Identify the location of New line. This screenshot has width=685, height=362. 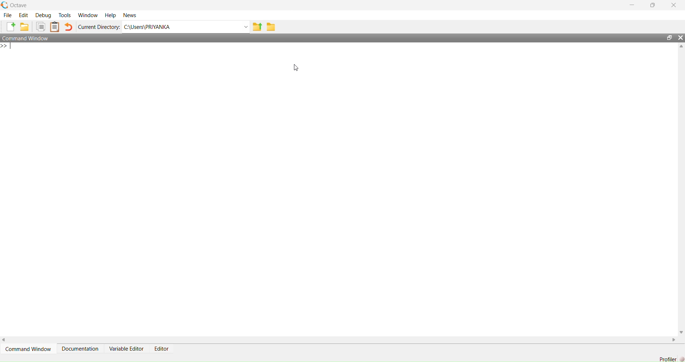
(6, 46).